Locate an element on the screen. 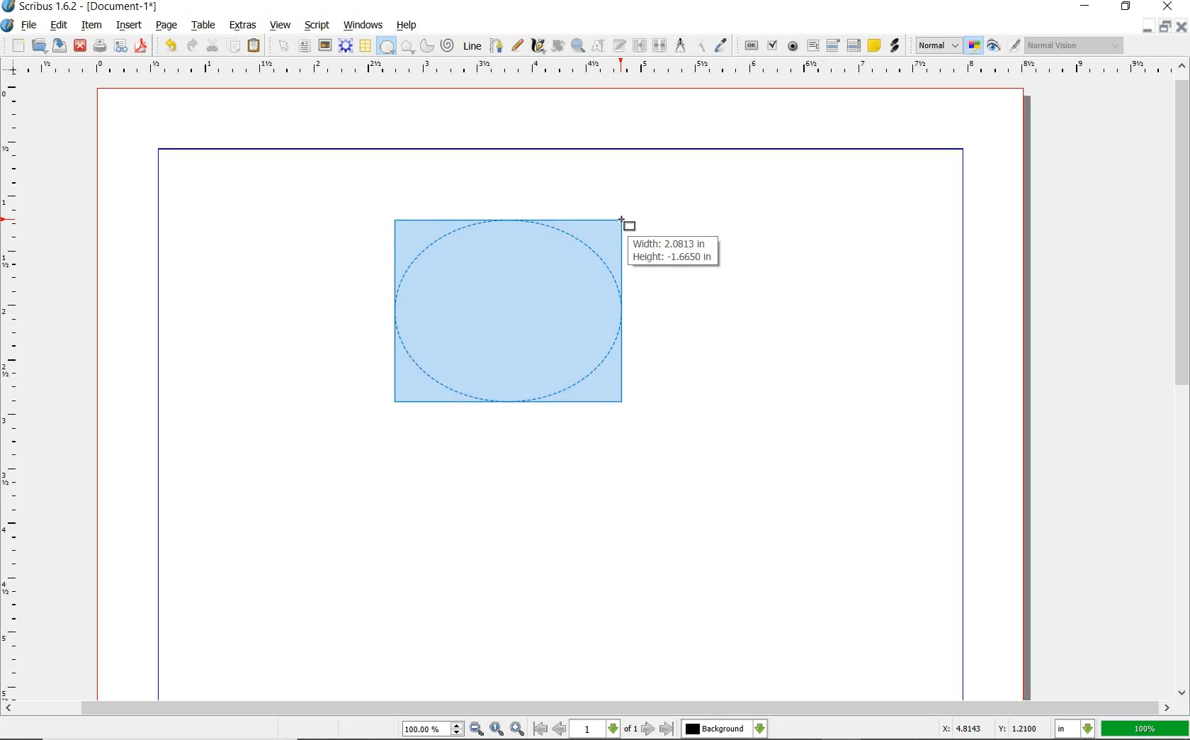 The height and width of the screenshot is (740, 1190). RULER is located at coordinates (591, 69).